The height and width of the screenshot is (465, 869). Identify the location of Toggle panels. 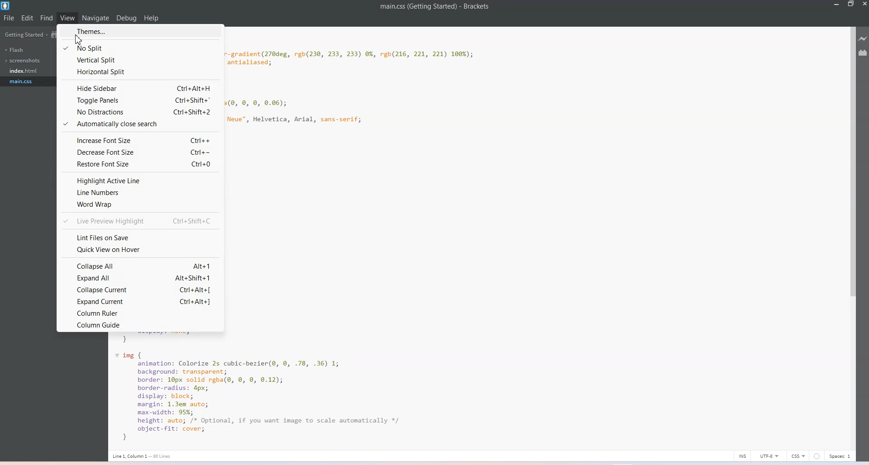
(140, 100).